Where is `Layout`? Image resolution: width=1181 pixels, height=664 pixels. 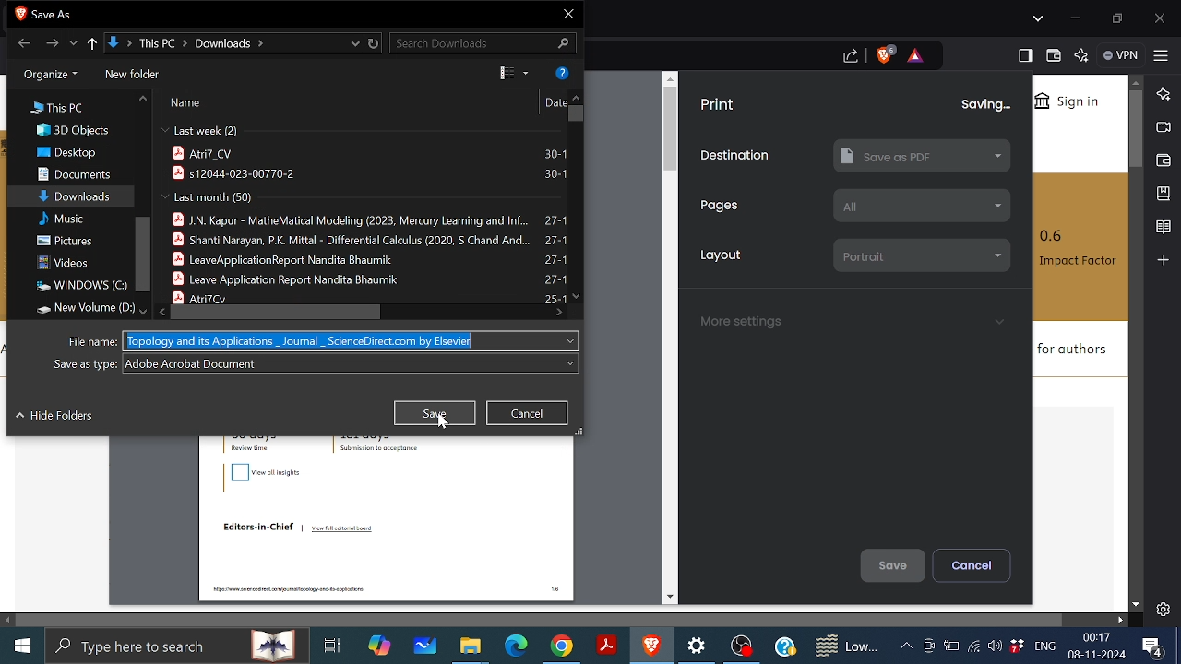
Layout is located at coordinates (722, 258).